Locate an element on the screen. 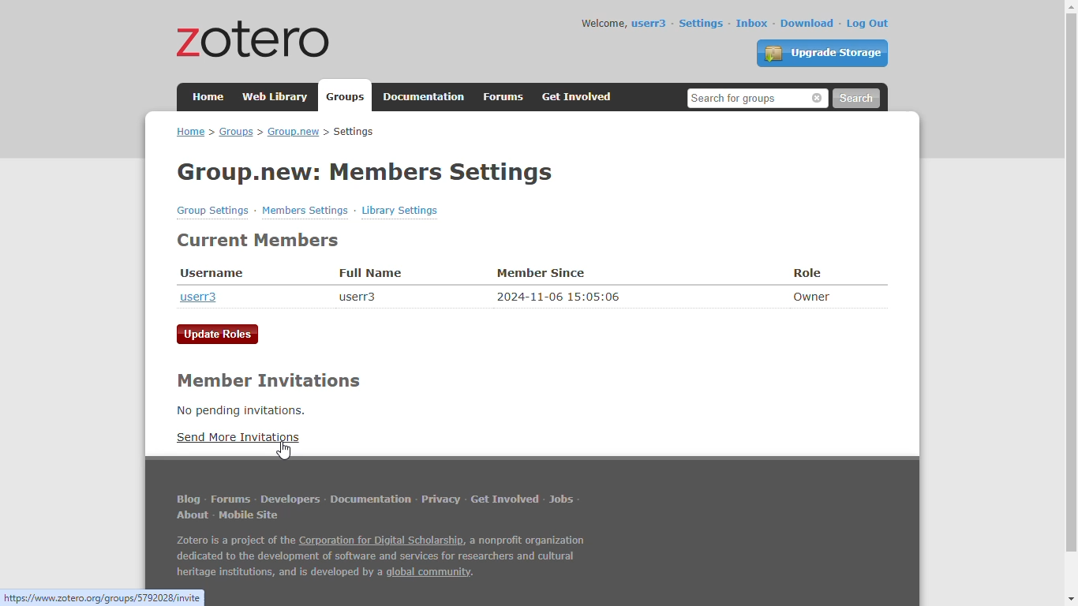 This screenshot has height=606, width=1078. member since is located at coordinates (541, 274).